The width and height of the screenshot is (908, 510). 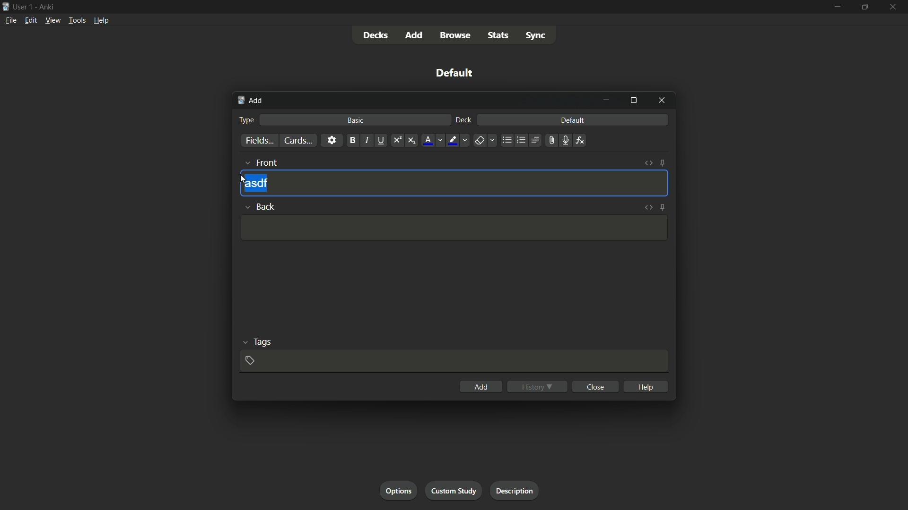 I want to click on add, so click(x=481, y=386).